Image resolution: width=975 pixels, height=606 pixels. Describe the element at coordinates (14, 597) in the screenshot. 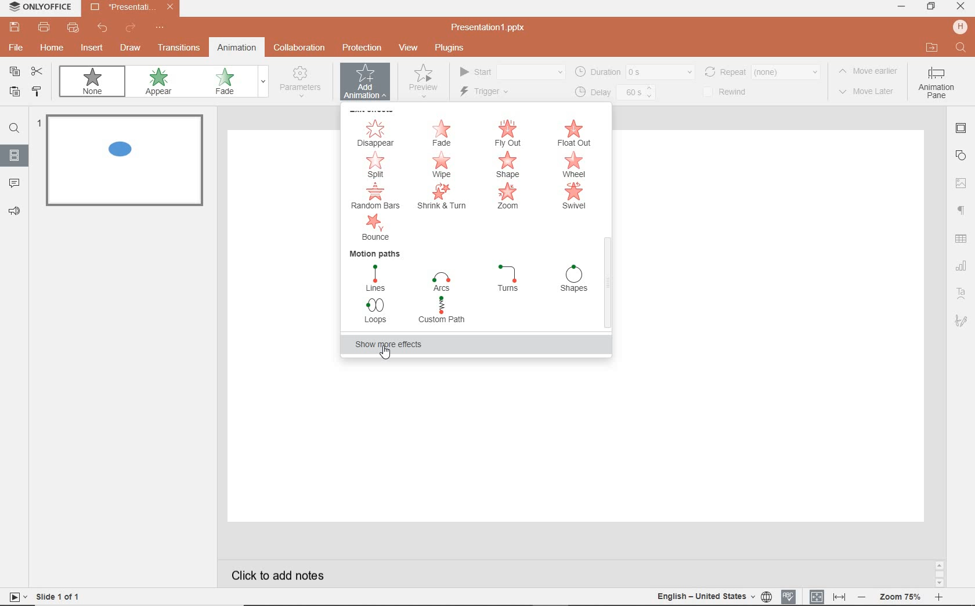

I see `start slide show` at that location.